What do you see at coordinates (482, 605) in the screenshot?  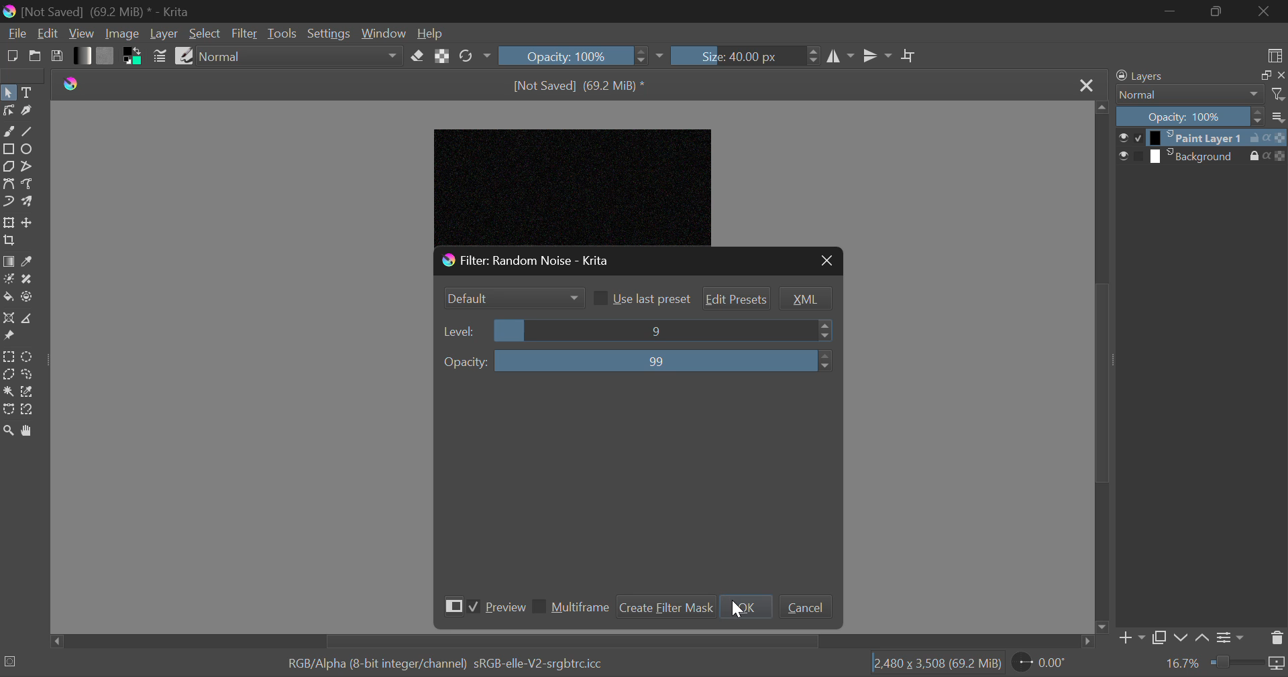 I see `Preview` at bounding box center [482, 605].